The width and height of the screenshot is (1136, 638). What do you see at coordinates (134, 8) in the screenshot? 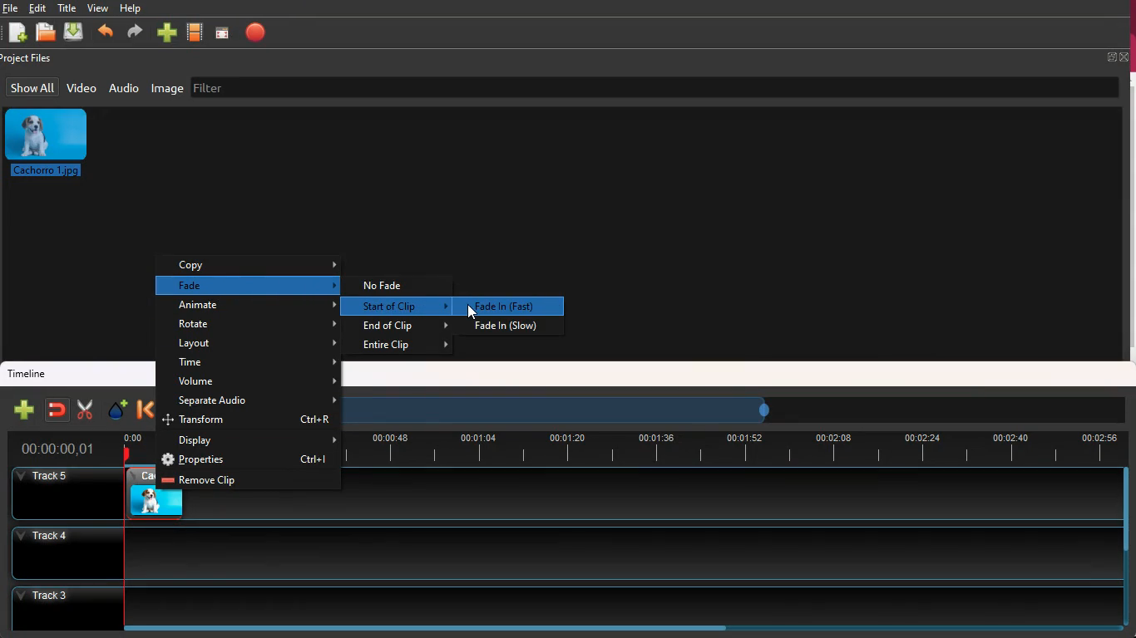
I see `help` at bounding box center [134, 8].